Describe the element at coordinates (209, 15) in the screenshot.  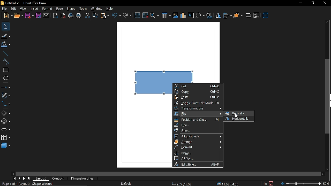
I see `insert hyperlink` at that location.